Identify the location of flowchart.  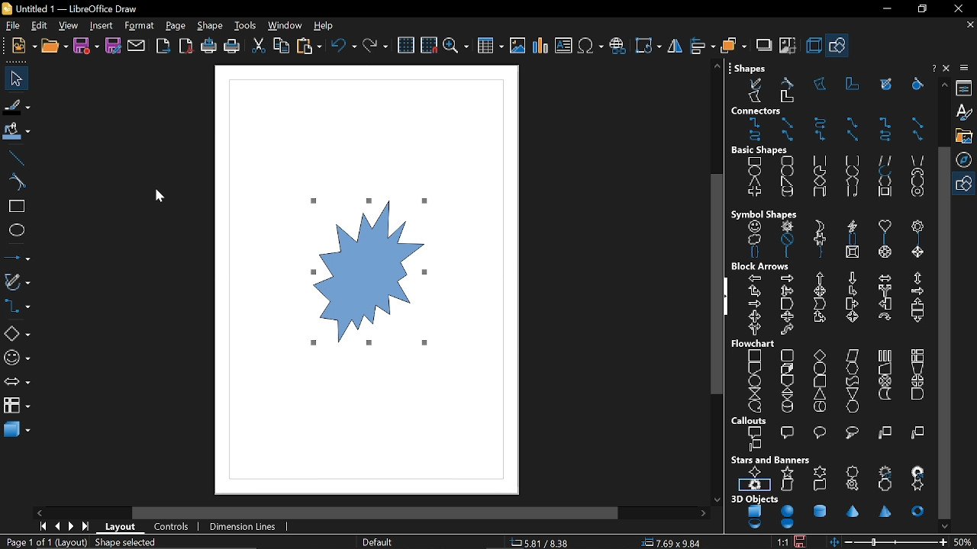
(17, 406).